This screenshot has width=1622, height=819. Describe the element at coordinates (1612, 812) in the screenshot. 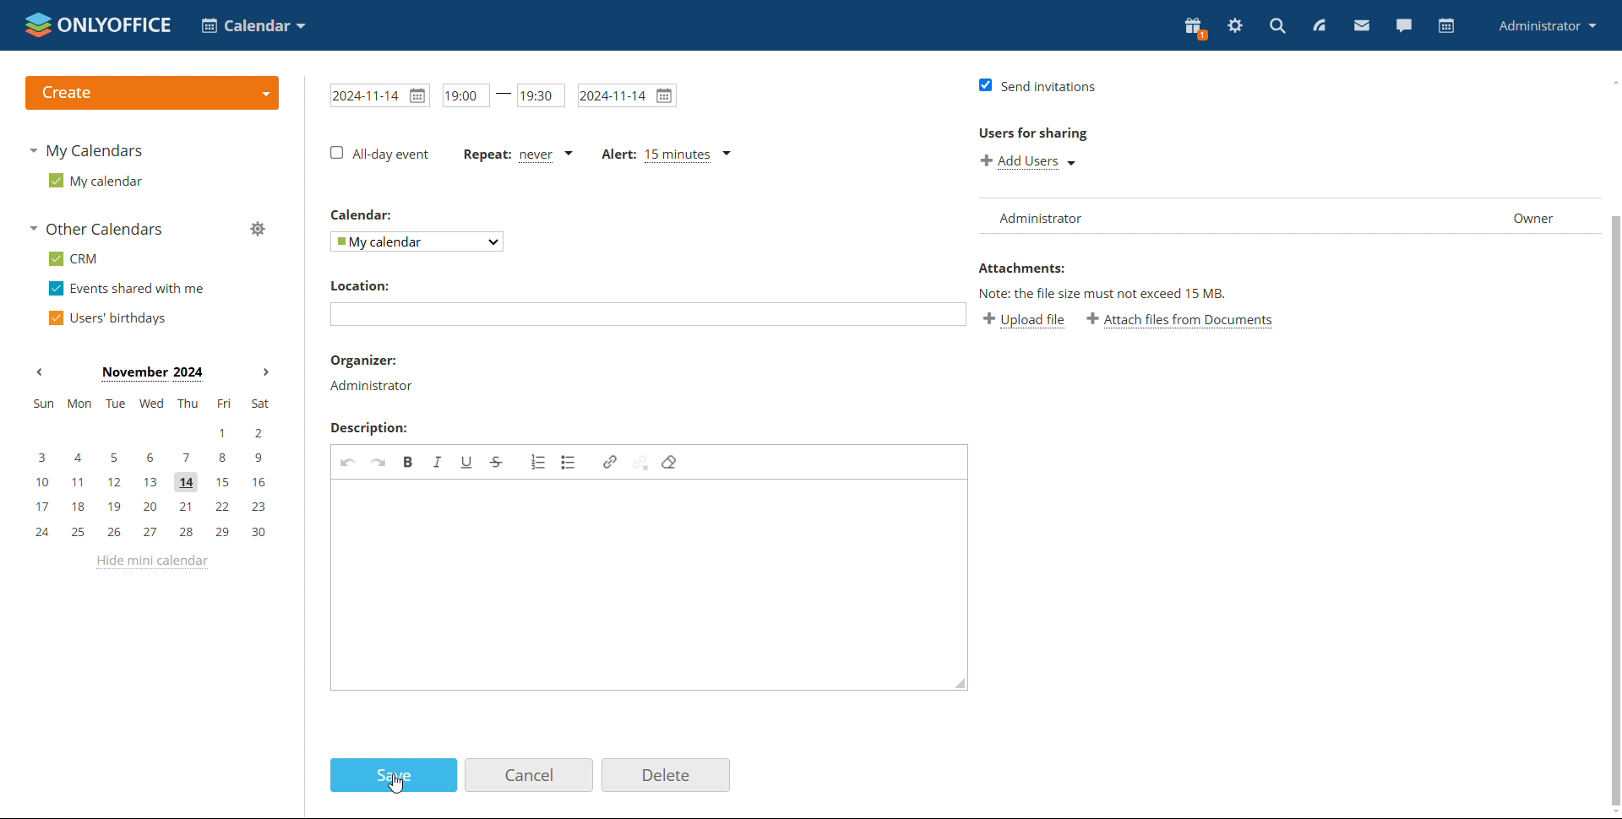

I see `scroll down` at that location.